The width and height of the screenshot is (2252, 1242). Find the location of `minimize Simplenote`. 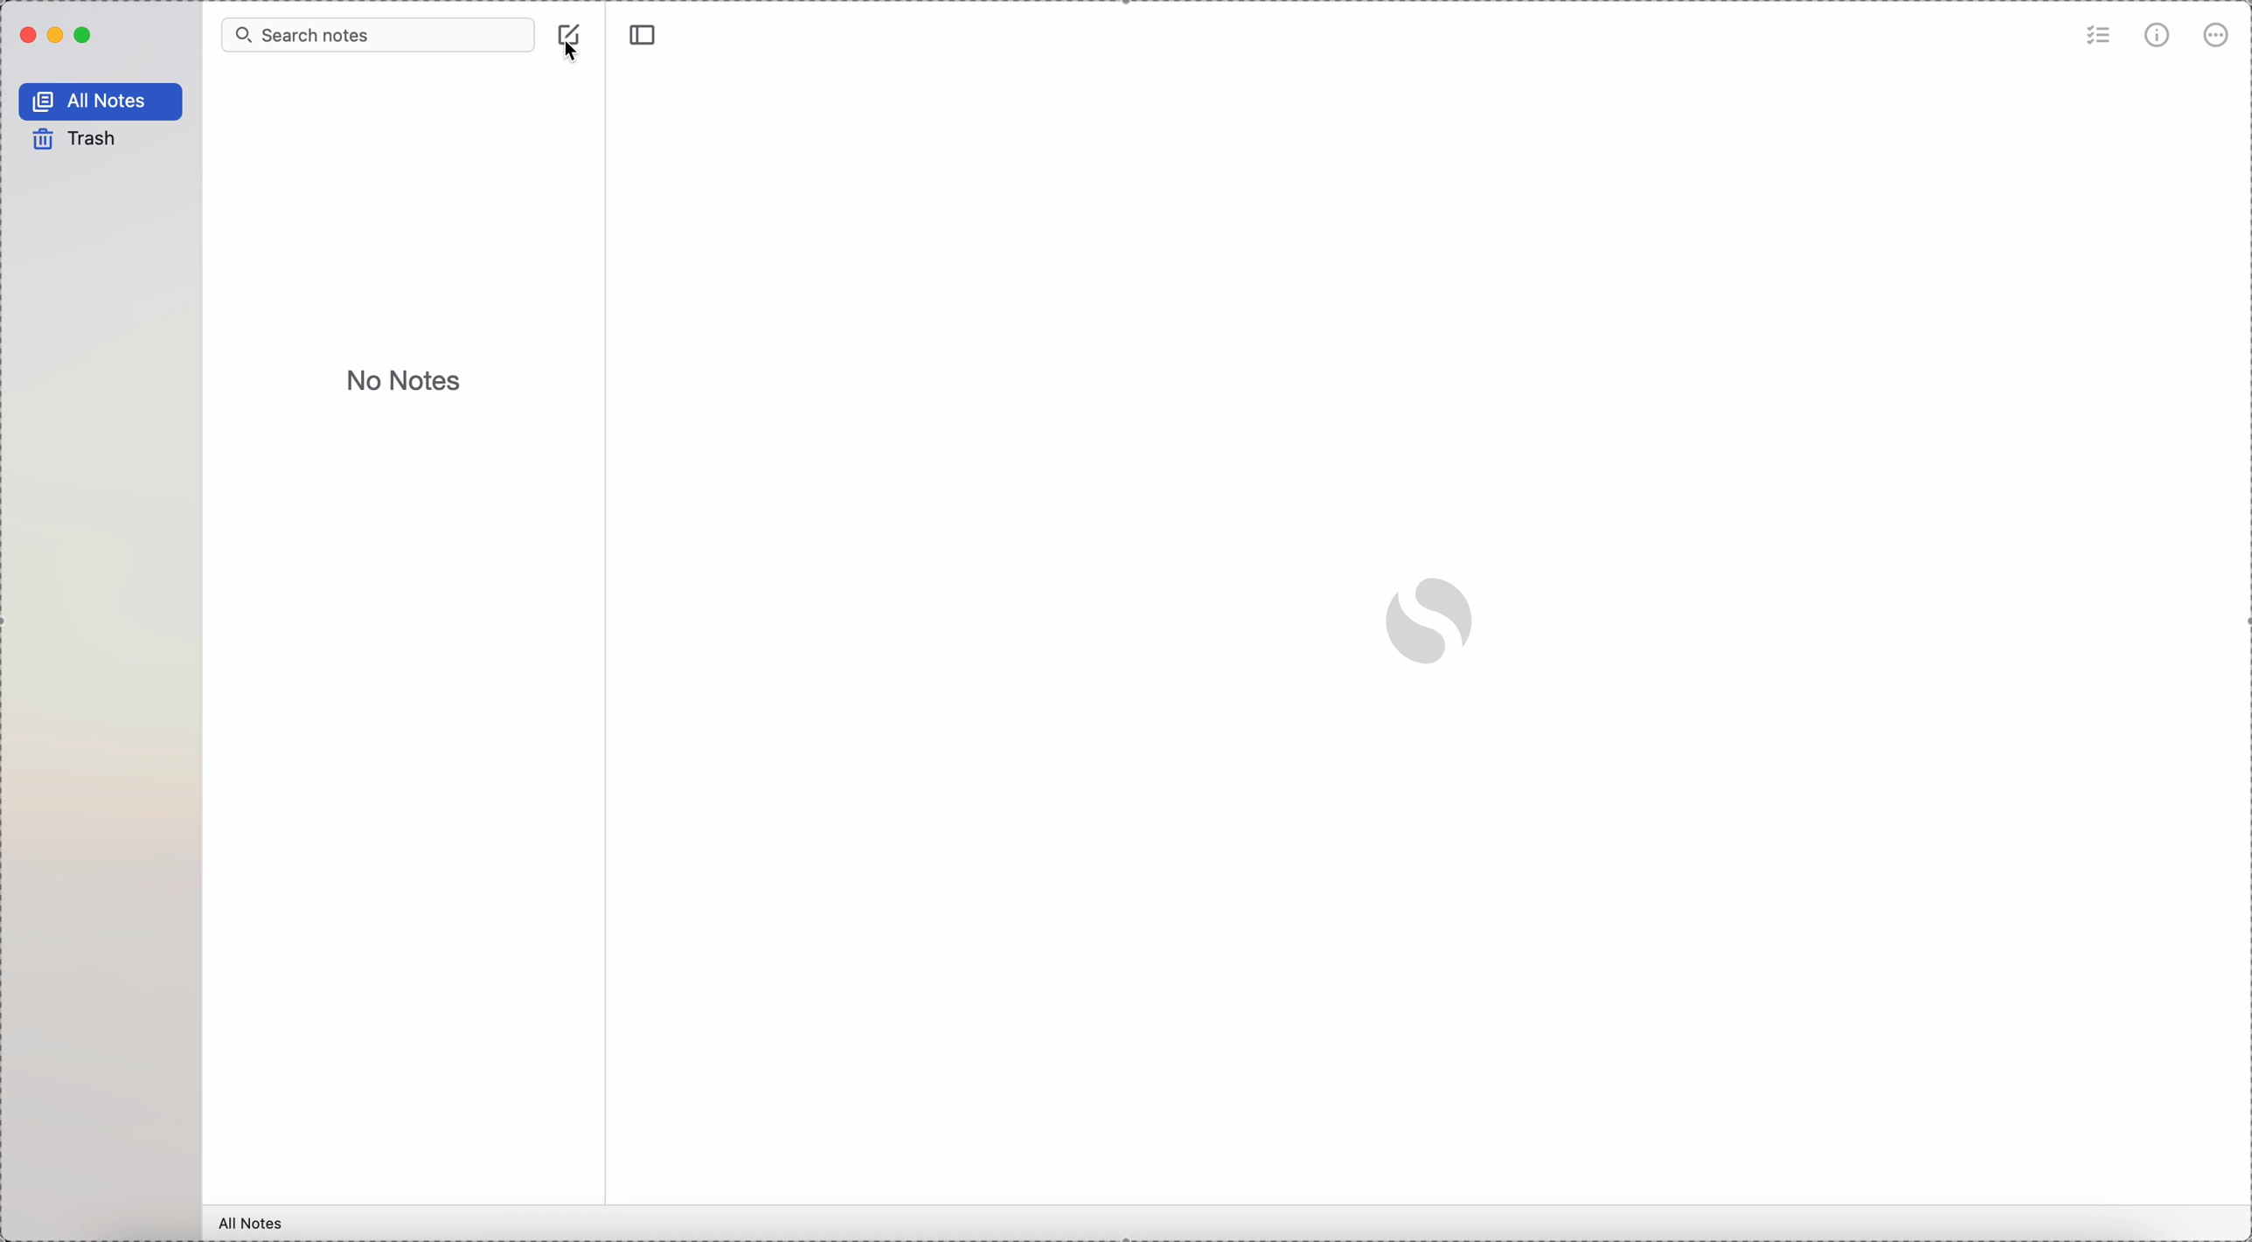

minimize Simplenote is located at coordinates (55, 38).